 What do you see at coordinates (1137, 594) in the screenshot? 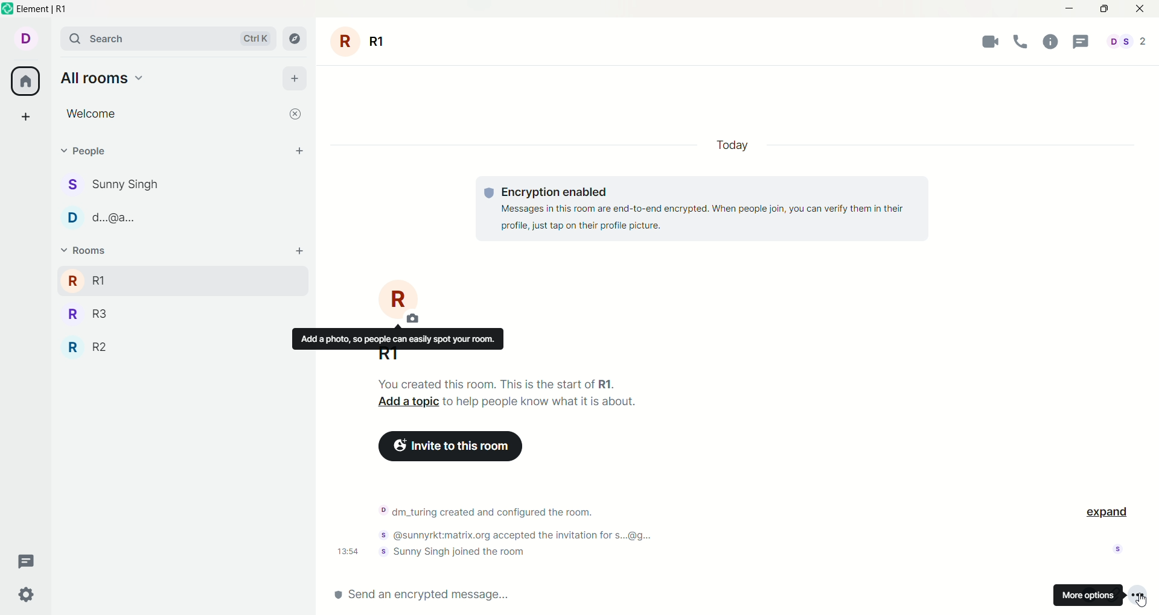
I see `More options` at bounding box center [1137, 594].